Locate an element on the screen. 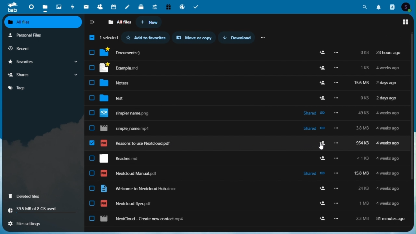  2.3 mb is located at coordinates (360, 218).